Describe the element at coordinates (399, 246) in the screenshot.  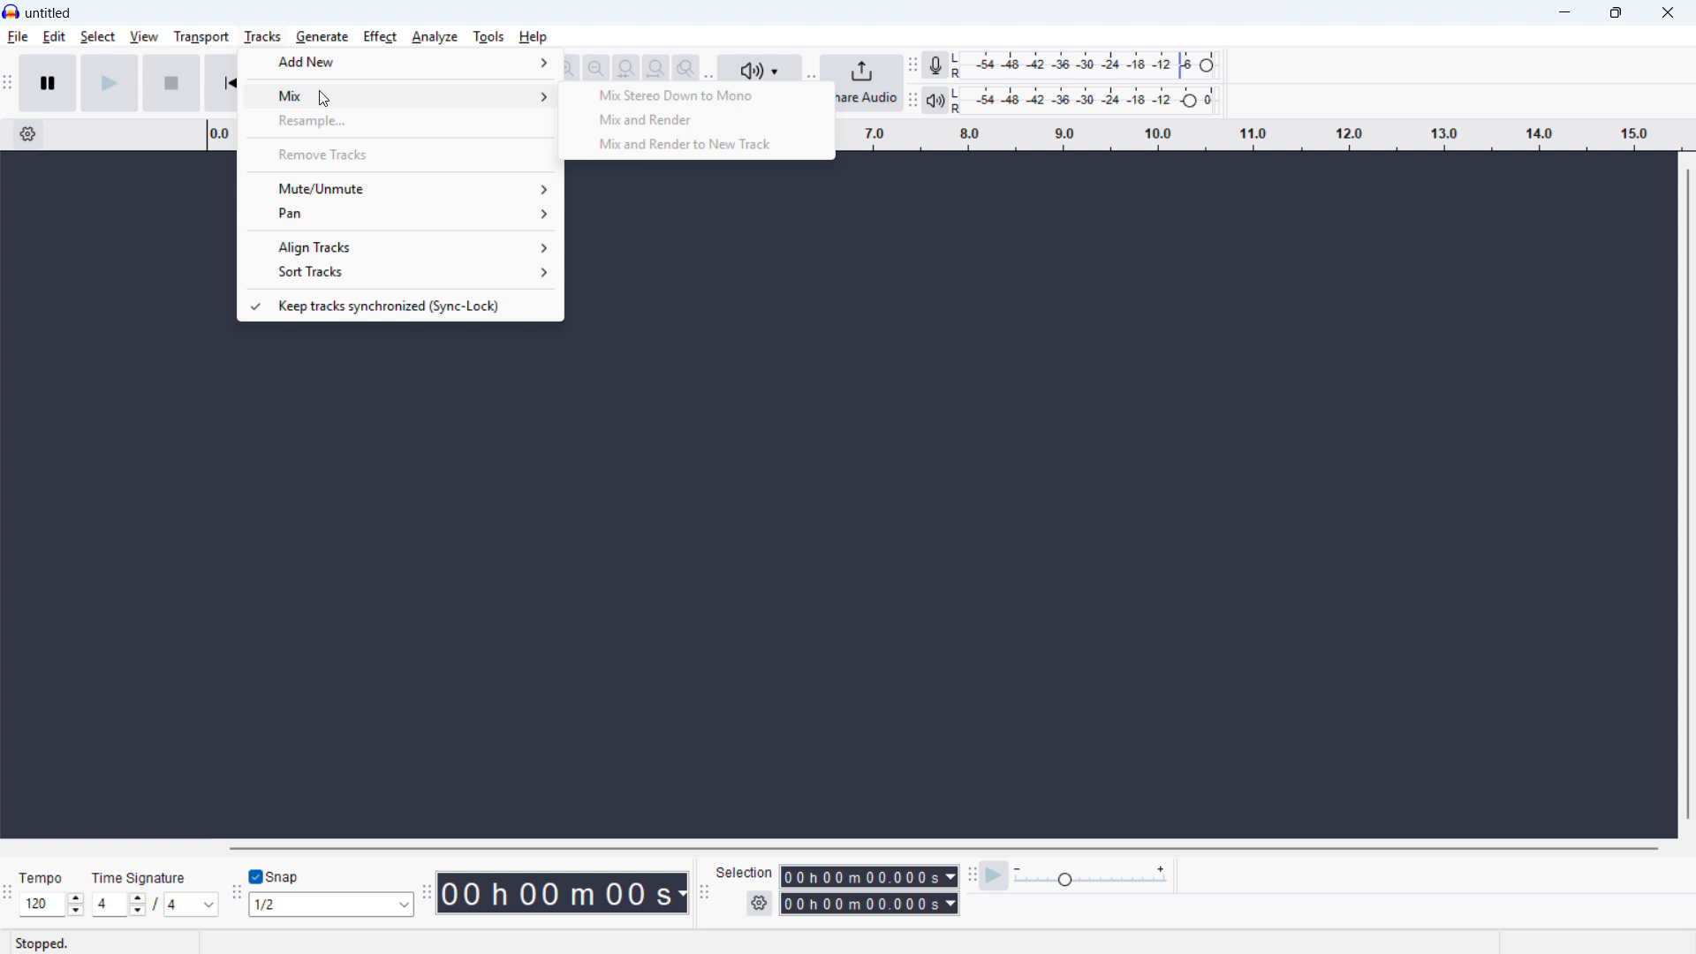
I see `Align tracks ` at that location.